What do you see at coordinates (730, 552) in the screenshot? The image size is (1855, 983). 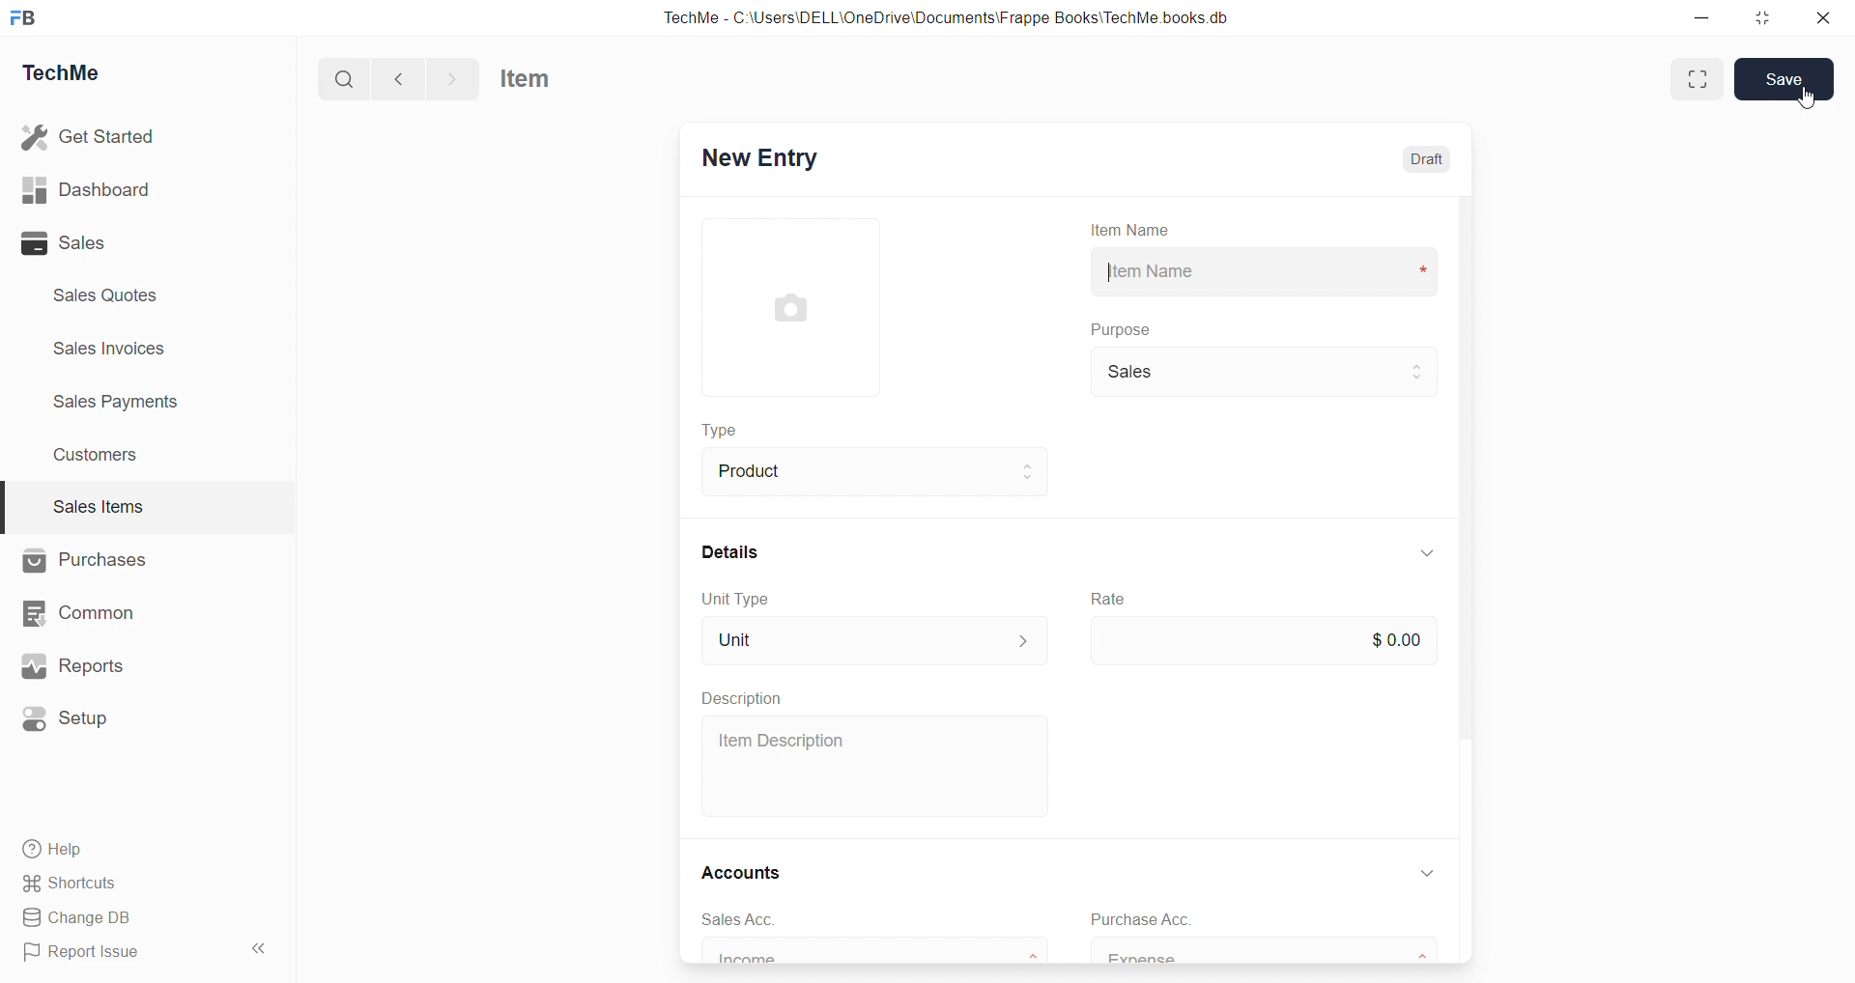 I see `Details` at bounding box center [730, 552].